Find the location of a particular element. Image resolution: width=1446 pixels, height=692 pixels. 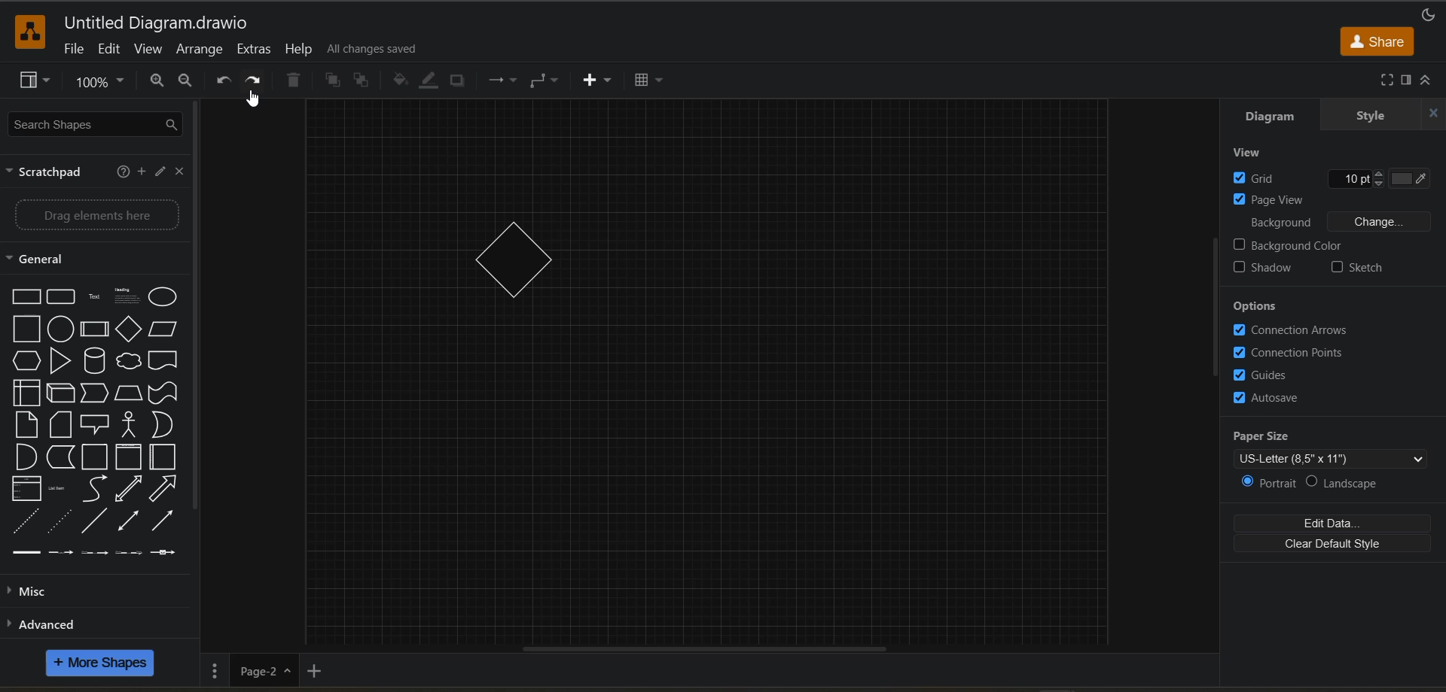

to back is located at coordinates (362, 79).